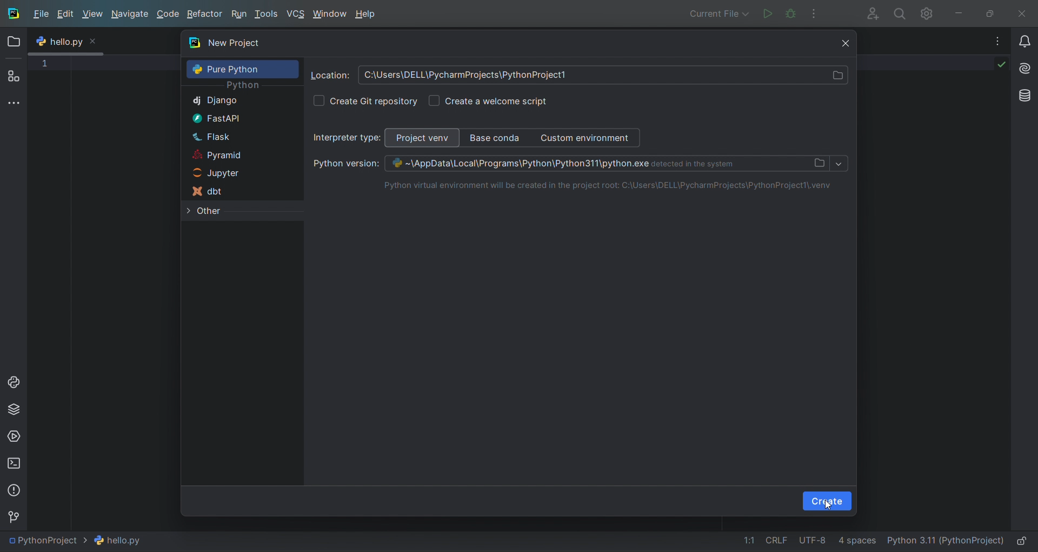 This screenshot has width=1038, height=552. What do you see at coordinates (16, 42) in the screenshot?
I see `folder window` at bounding box center [16, 42].